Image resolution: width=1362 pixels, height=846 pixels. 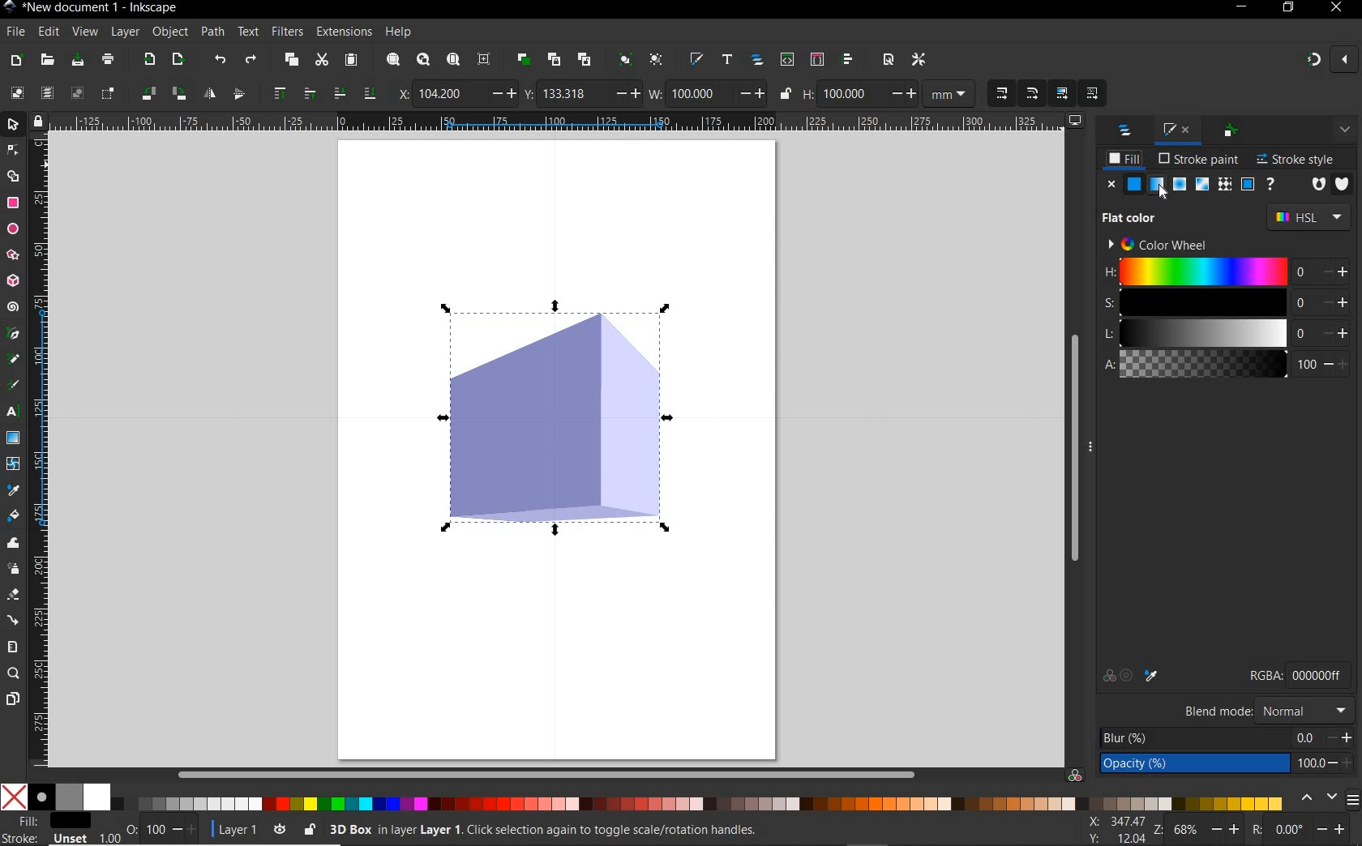 What do you see at coordinates (15, 91) in the screenshot?
I see `SELECT ALL` at bounding box center [15, 91].